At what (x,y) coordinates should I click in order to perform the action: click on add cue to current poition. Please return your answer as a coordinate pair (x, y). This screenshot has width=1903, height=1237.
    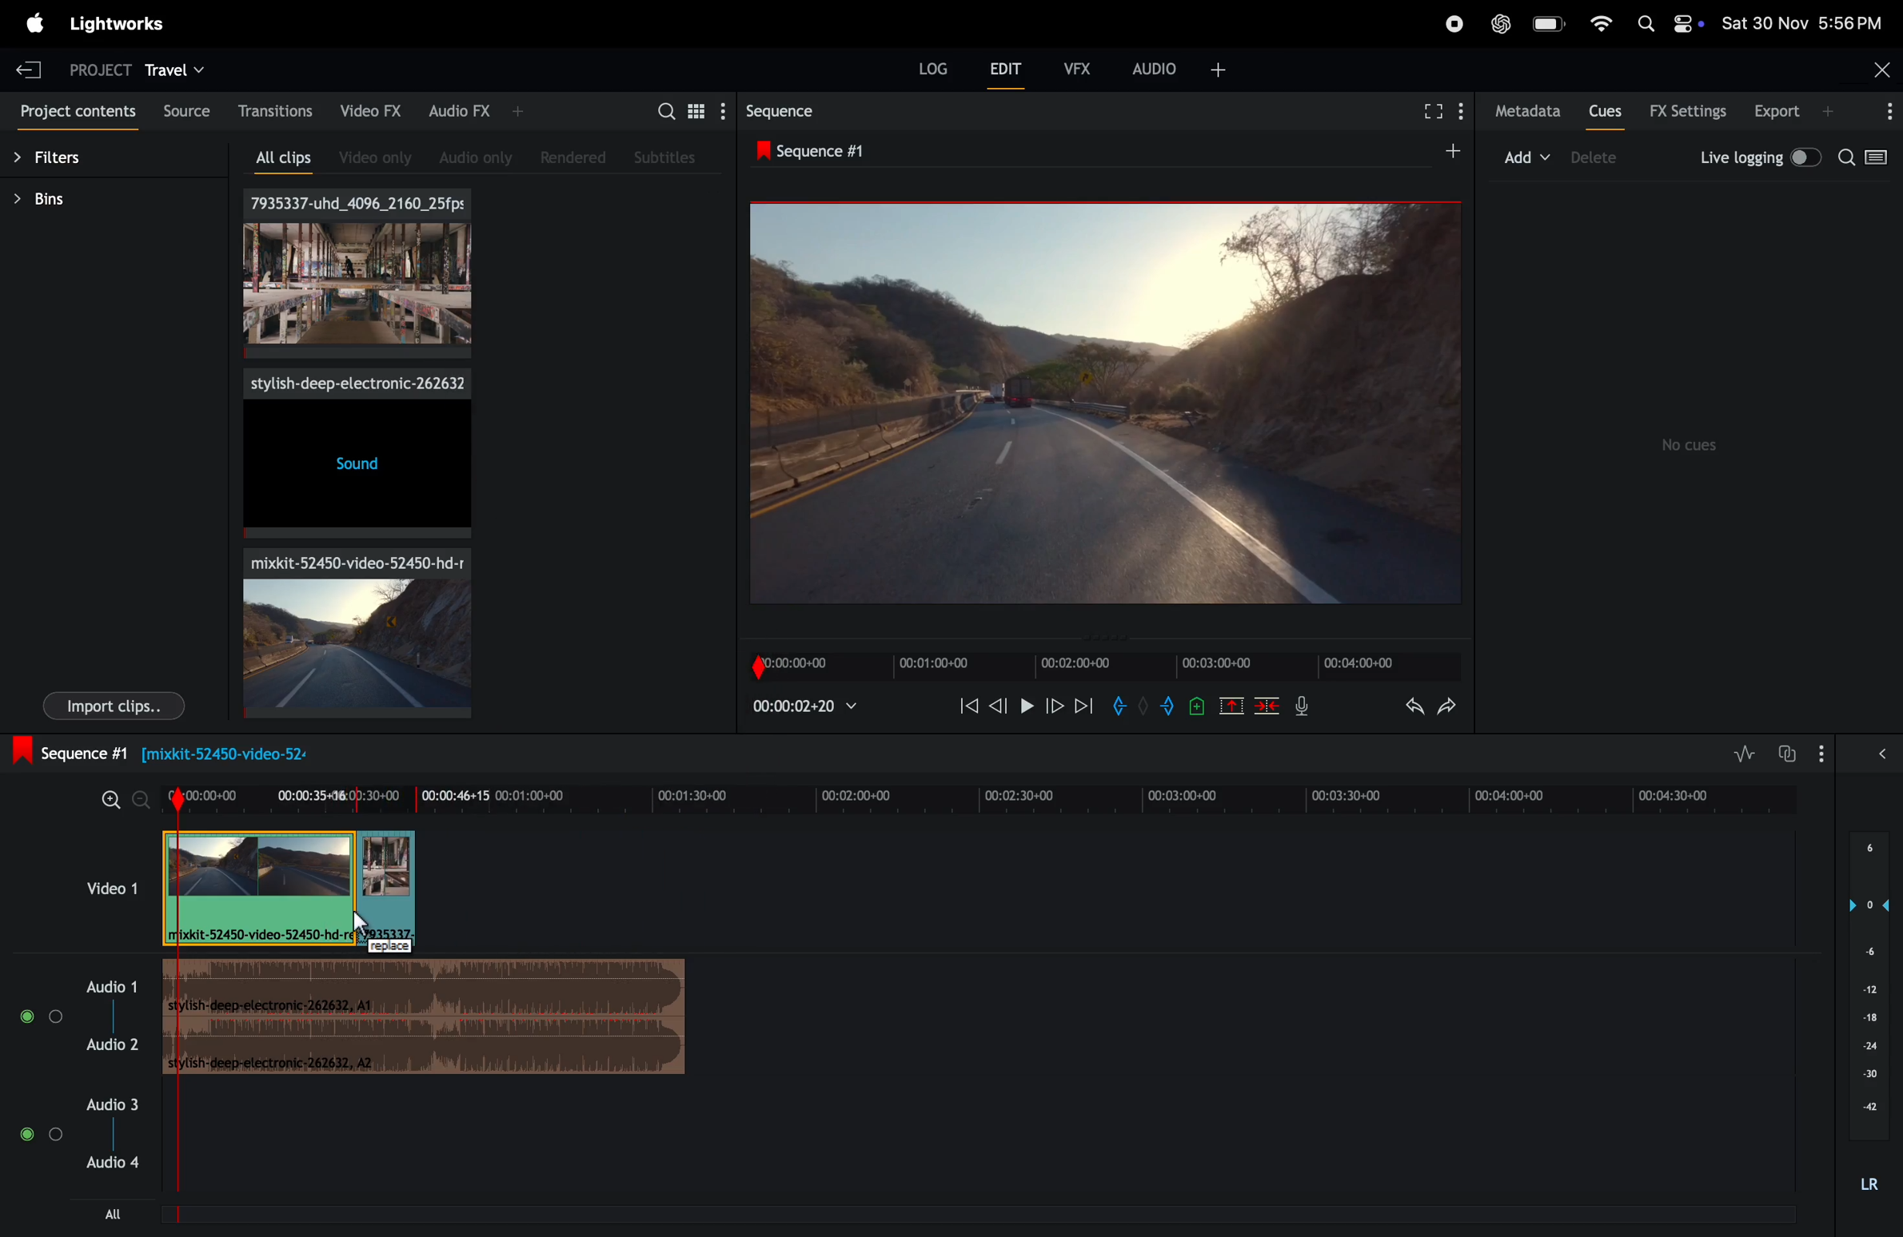
    Looking at the image, I should click on (1197, 706).